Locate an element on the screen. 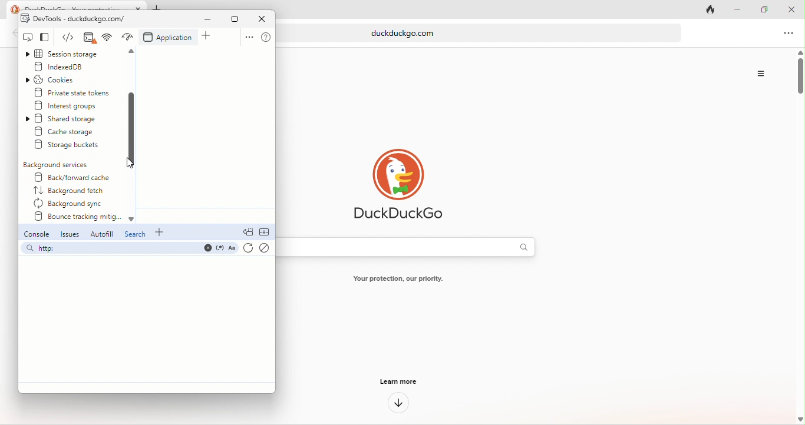 The image size is (805, 425). console is located at coordinates (35, 235).